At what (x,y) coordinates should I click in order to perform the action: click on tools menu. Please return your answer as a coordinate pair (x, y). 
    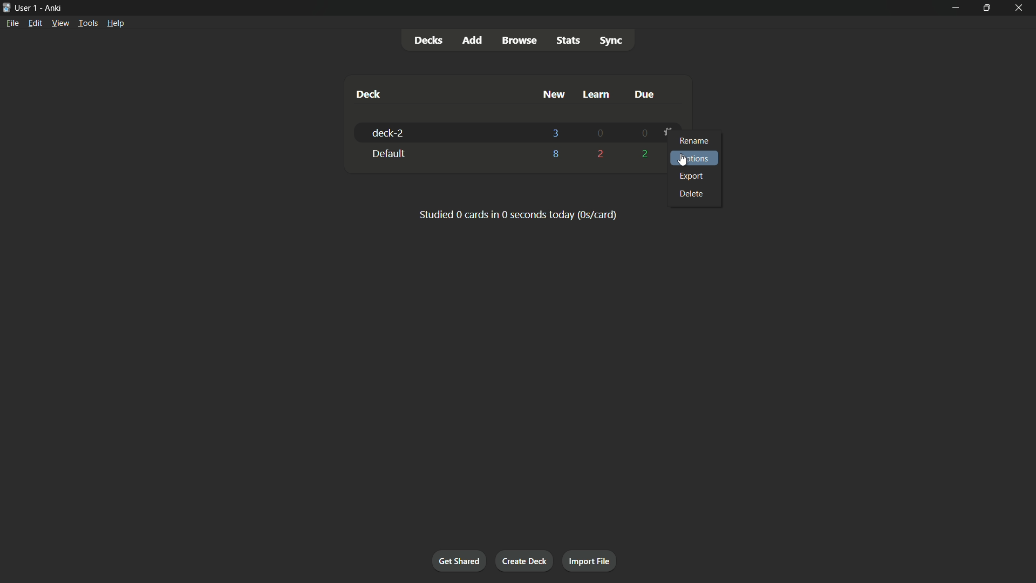
    Looking at the image, I should click on (88, 23).